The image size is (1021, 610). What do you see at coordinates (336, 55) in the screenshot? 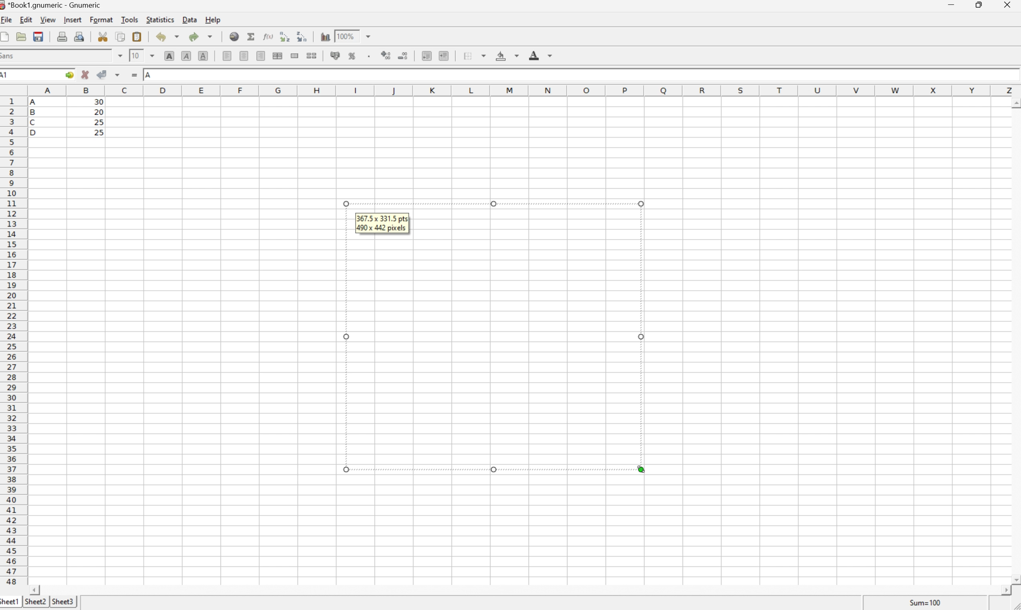
I see `Format selection as accounting` at bounding box center [336, 55].